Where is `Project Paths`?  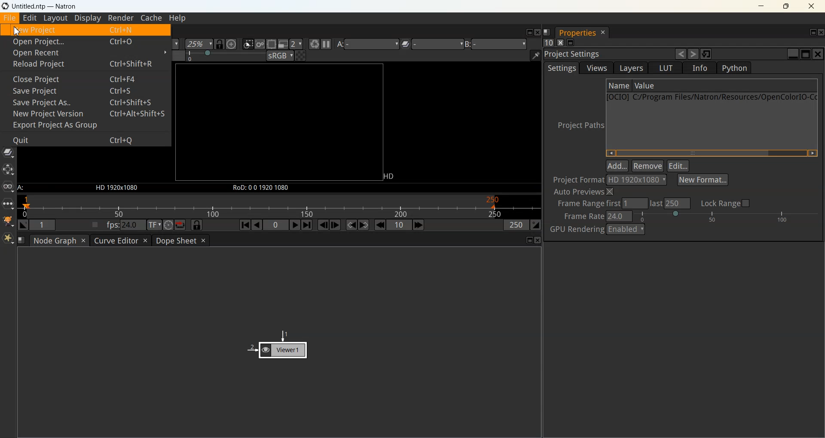 Project Paths is located at coordinates (577, 125).